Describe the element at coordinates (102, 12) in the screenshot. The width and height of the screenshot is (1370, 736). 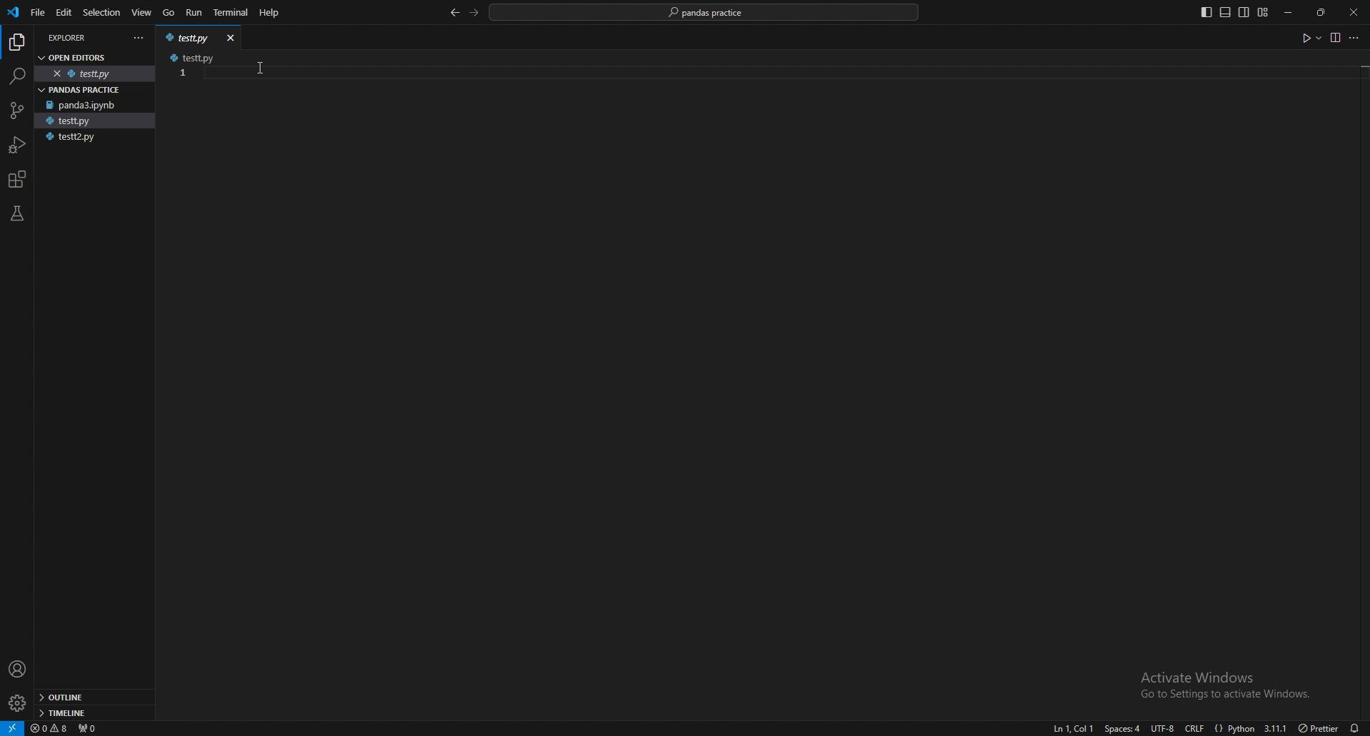
I see `selection` at that location.